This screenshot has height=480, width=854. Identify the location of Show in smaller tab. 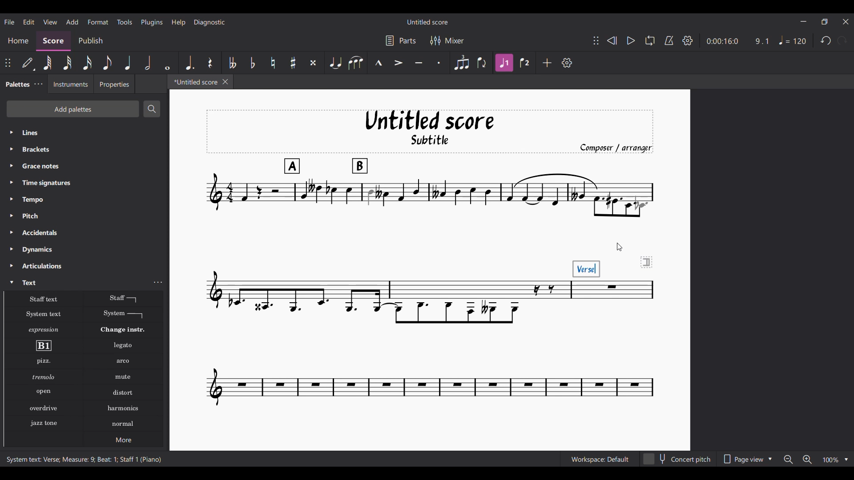
(824, 22).